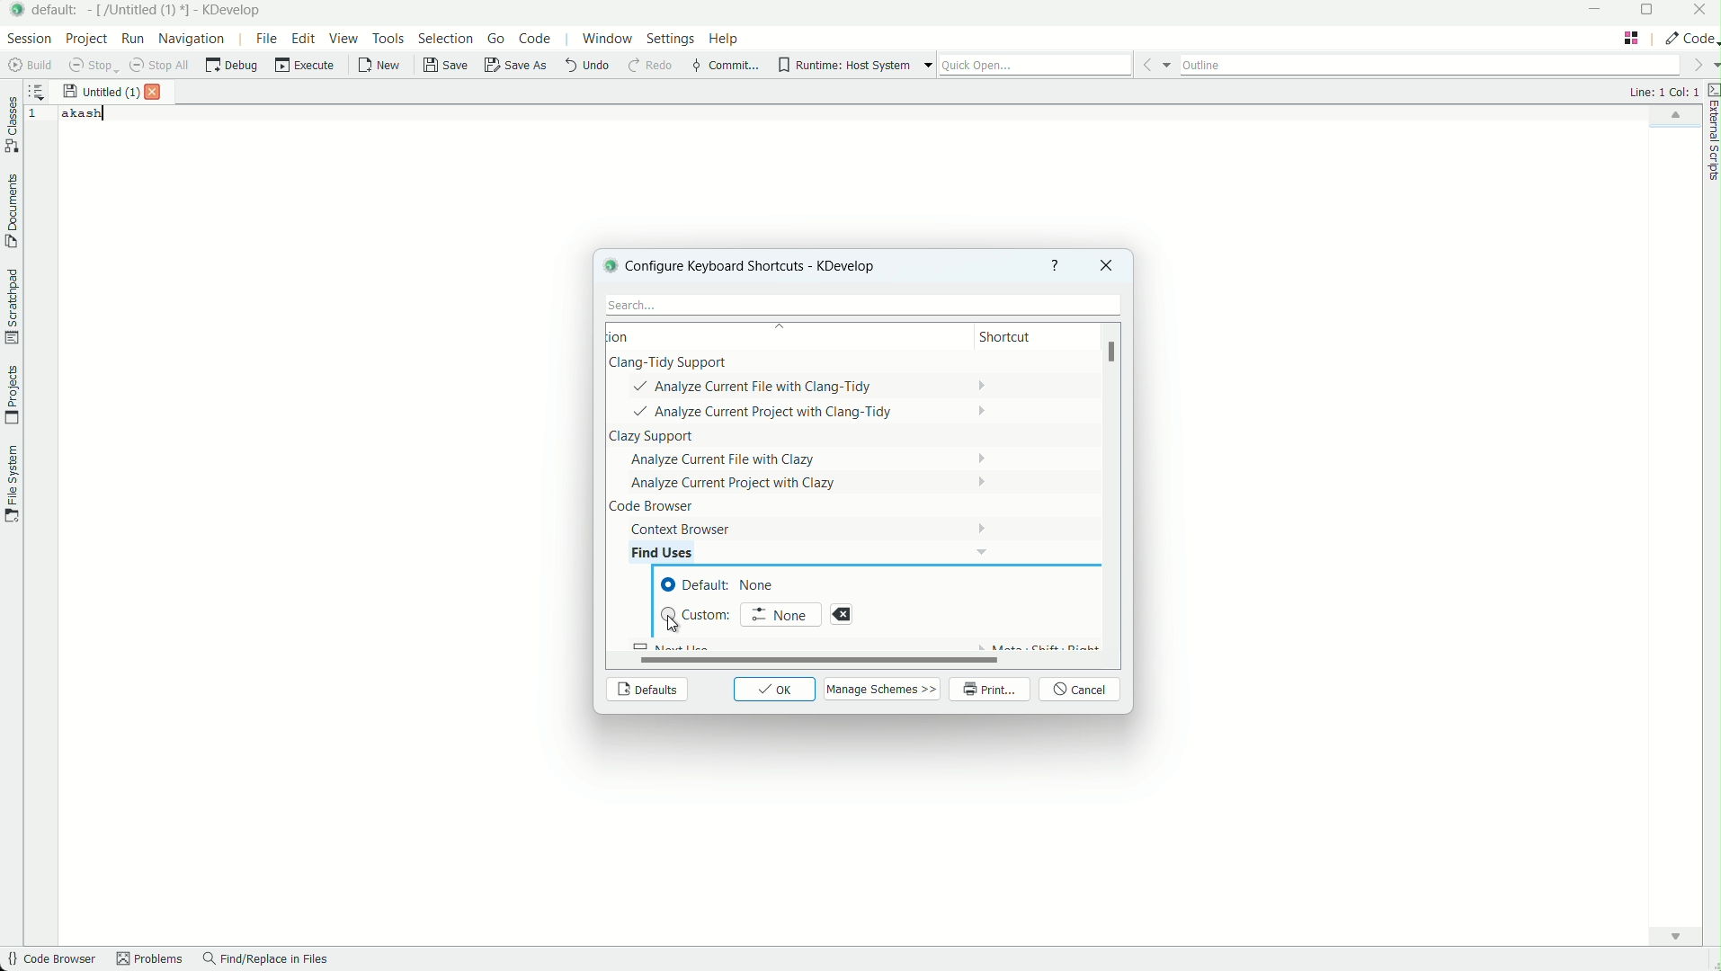  I want to click on run menu, so click(133, 39).